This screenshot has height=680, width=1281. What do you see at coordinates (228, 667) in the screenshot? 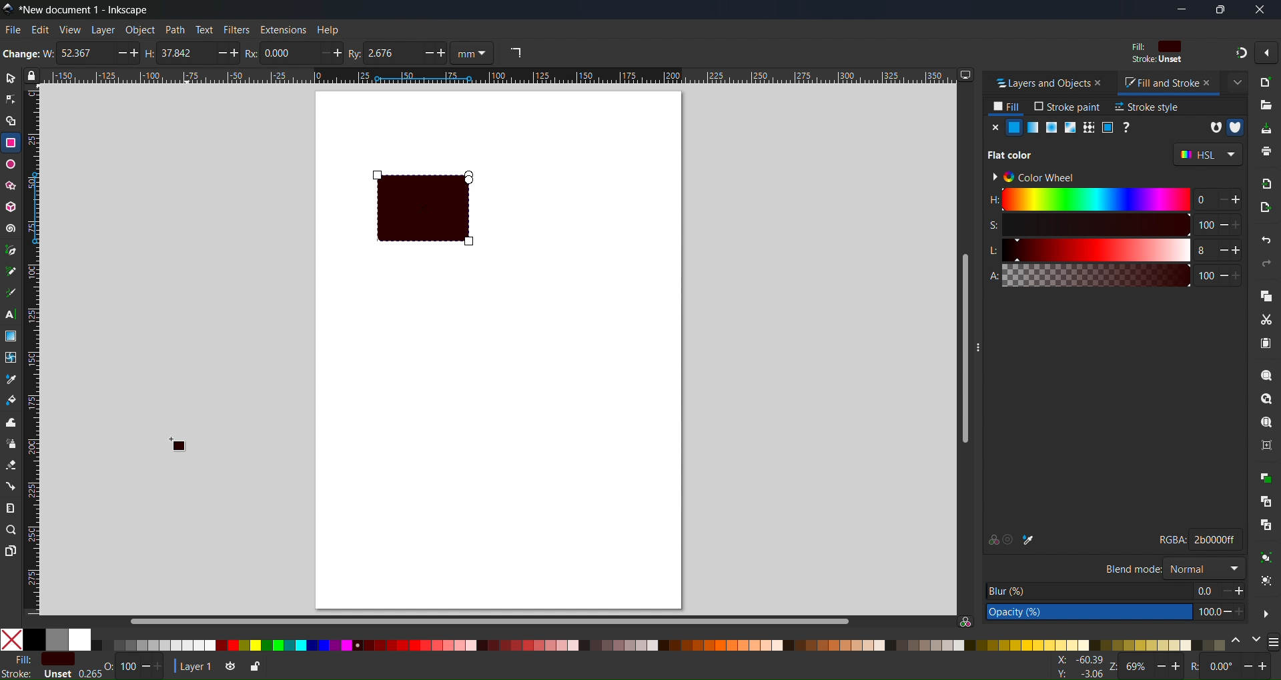
I see `Toggle current layer visibility` at bounding box center [228, 667].